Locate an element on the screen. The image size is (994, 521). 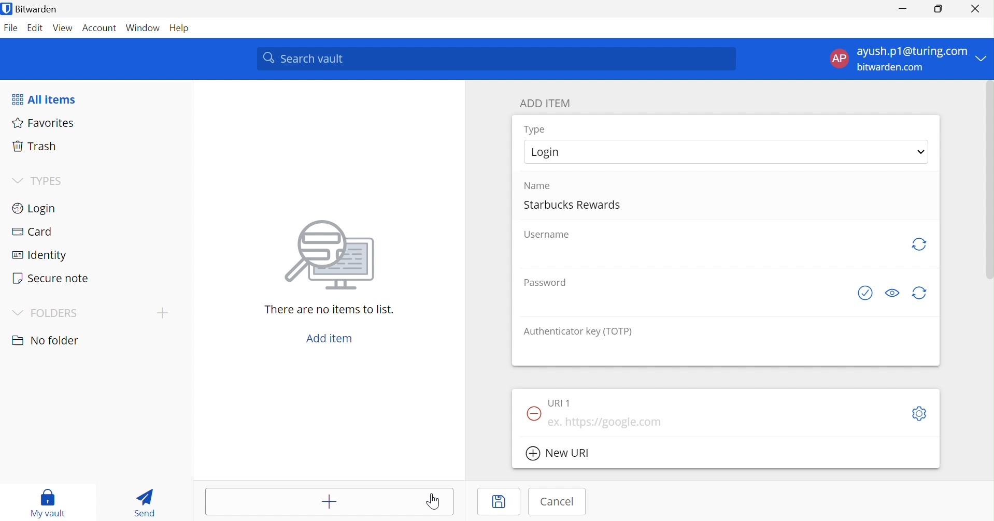
Card is located at coordinates (33, 231).